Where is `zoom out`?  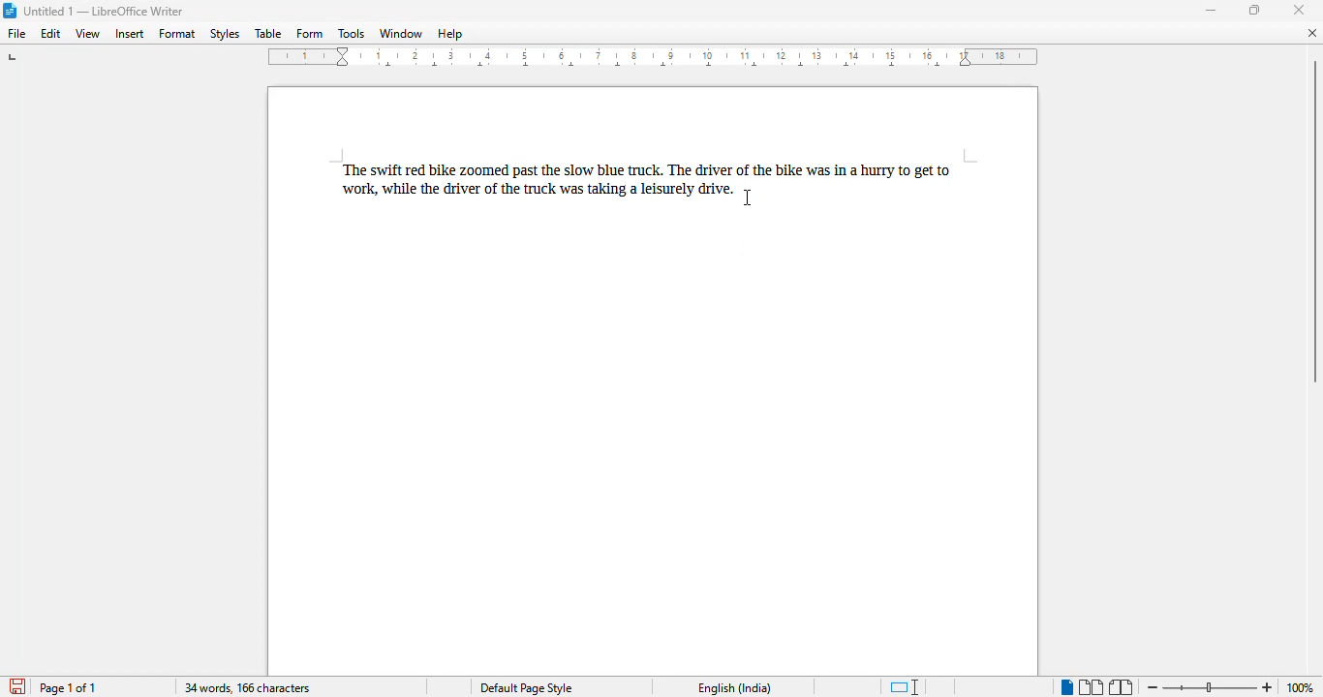 zoom out is located at coordinates (1154, 688).